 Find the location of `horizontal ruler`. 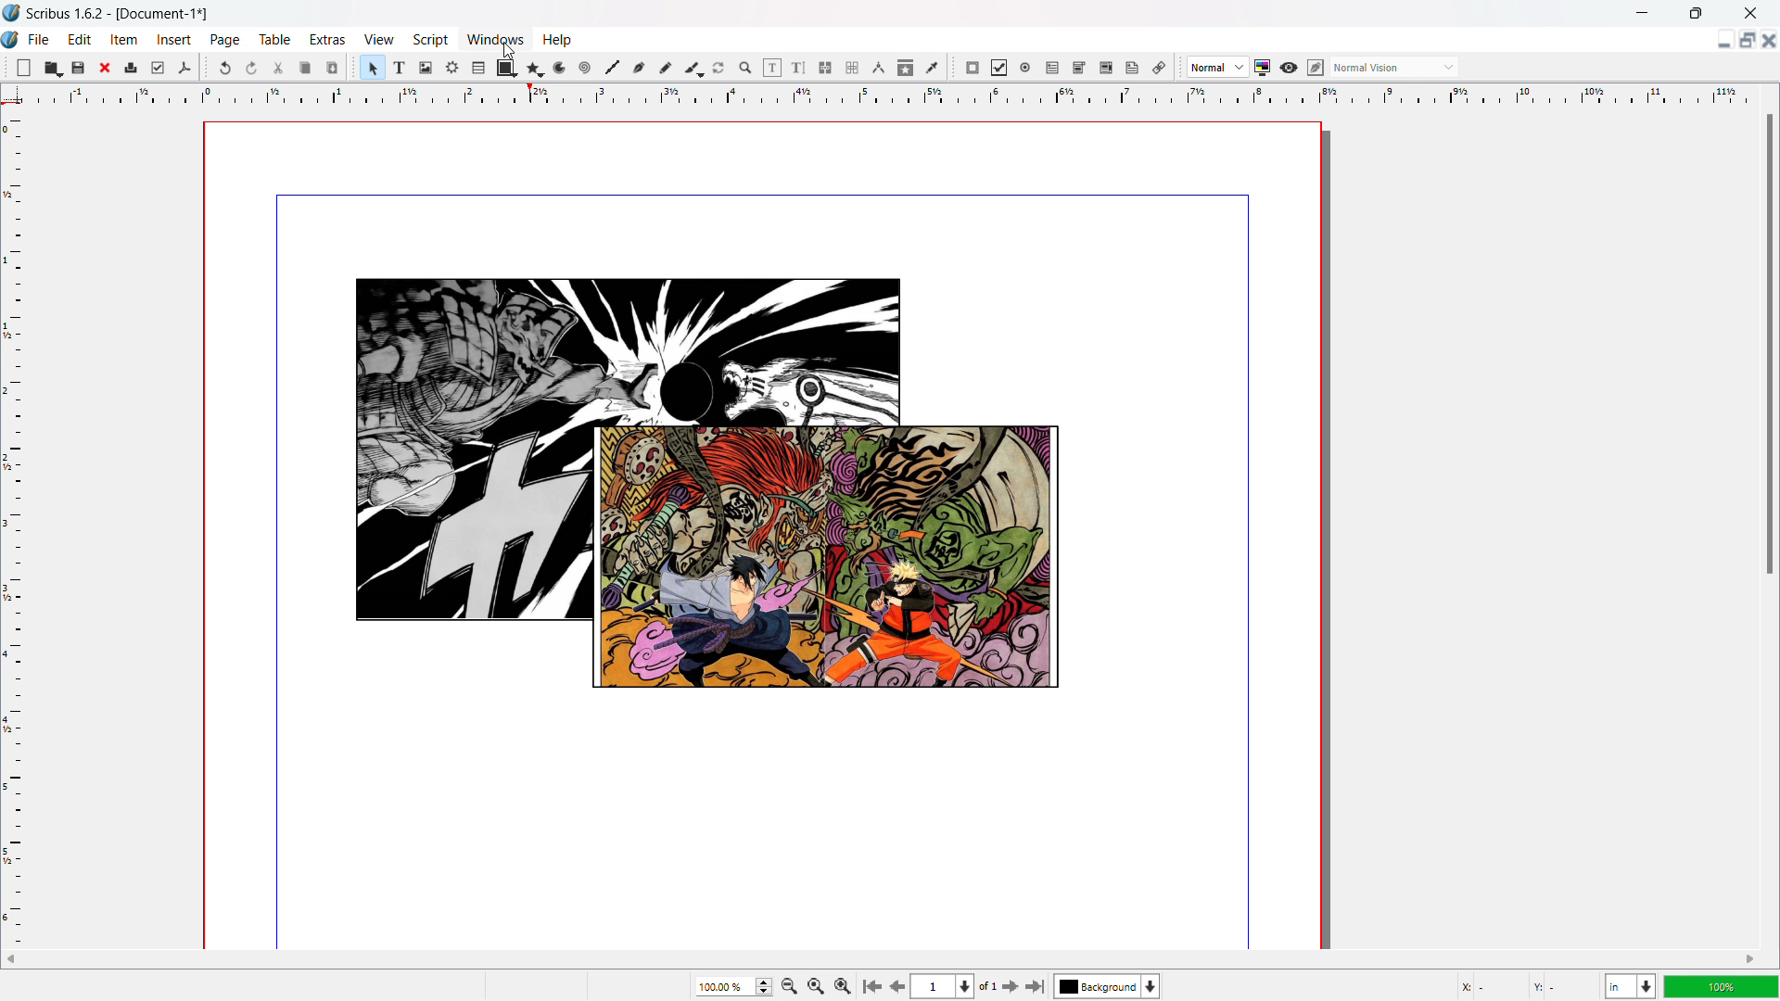

horizontal ruler is located at coordinates (889, 94).